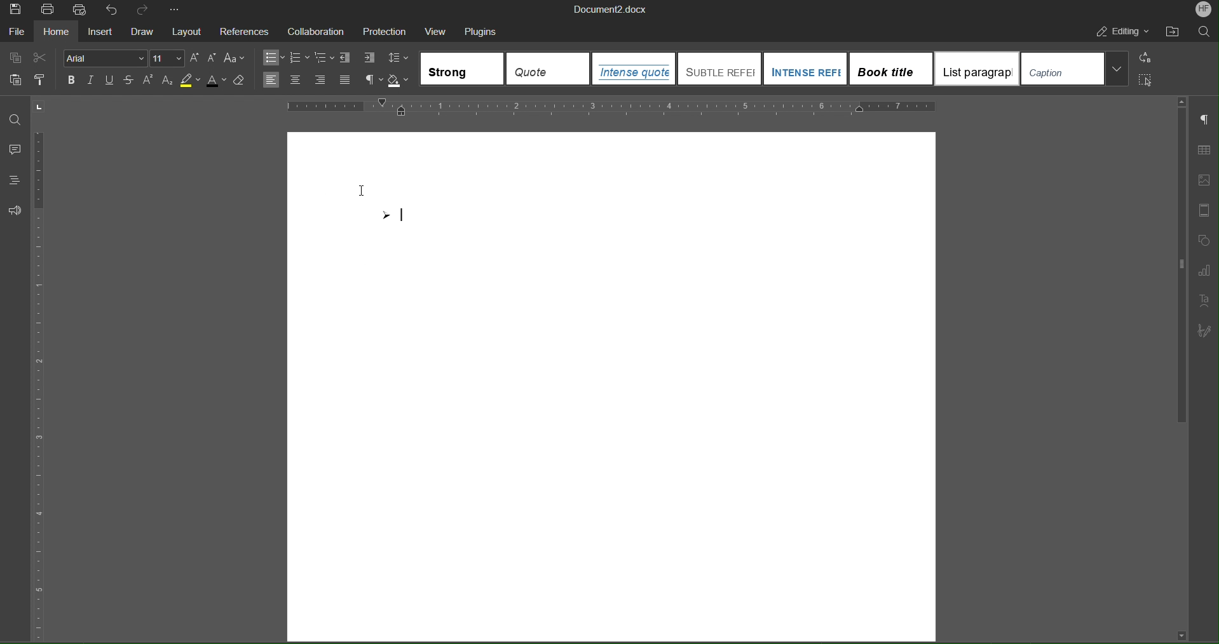 The image size is (1219, 644). Describe the element at coordinates (1200, 210) in the screenshot. I see `Header/Footer` at that location.